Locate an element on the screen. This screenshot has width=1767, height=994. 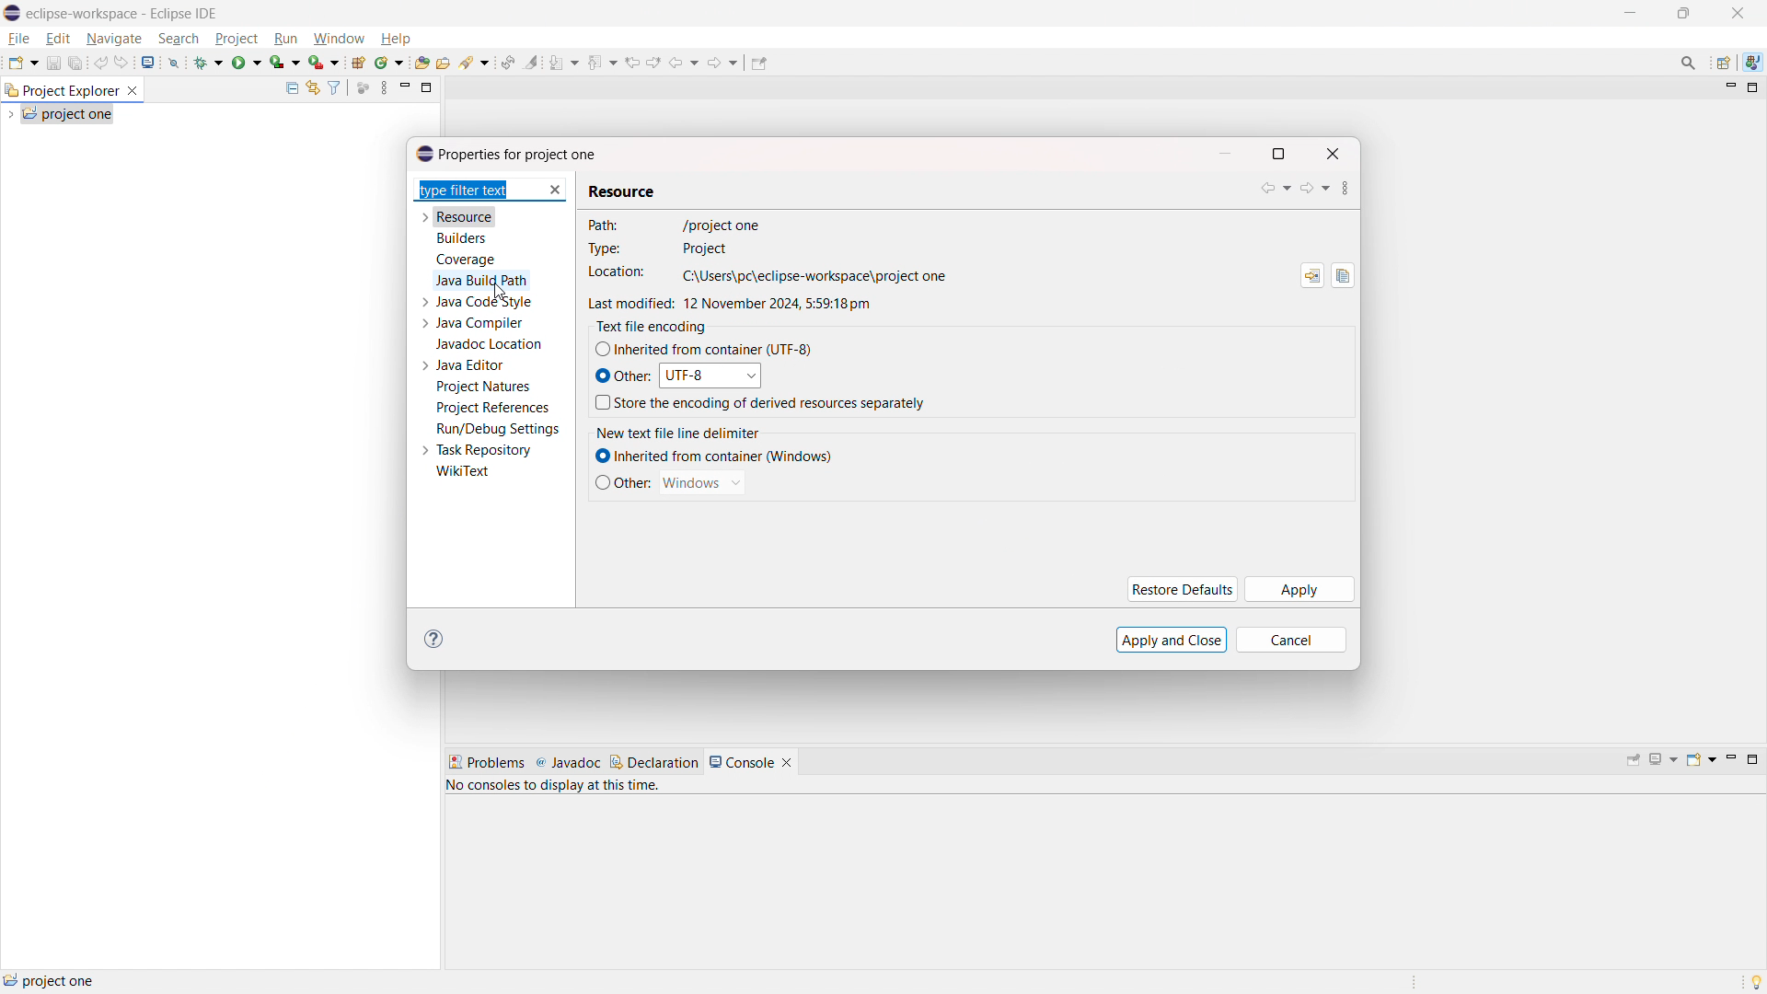
Last modified: 12 November 2024. 5:59:18 pm is located at coordinates (754, 303).